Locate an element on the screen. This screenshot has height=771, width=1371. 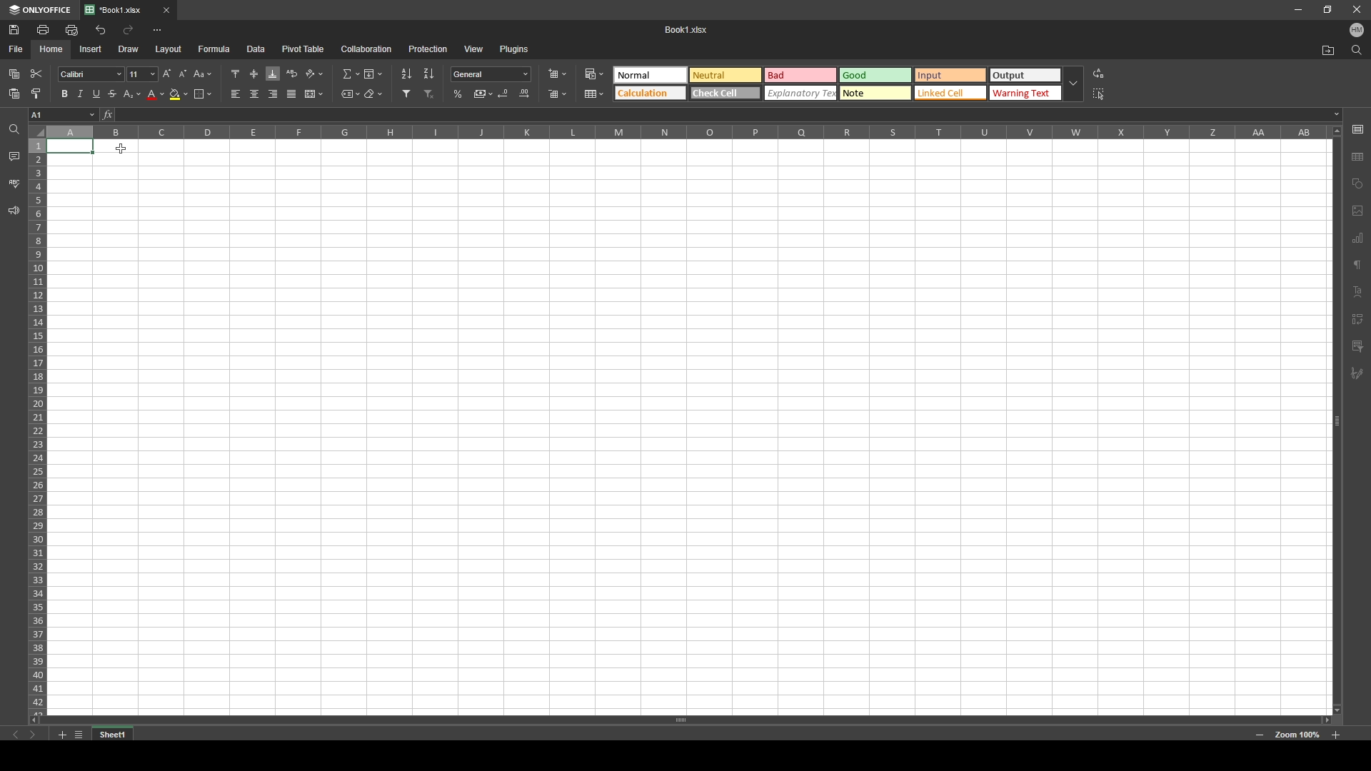
increment font size is located at coordinates (166, 74).